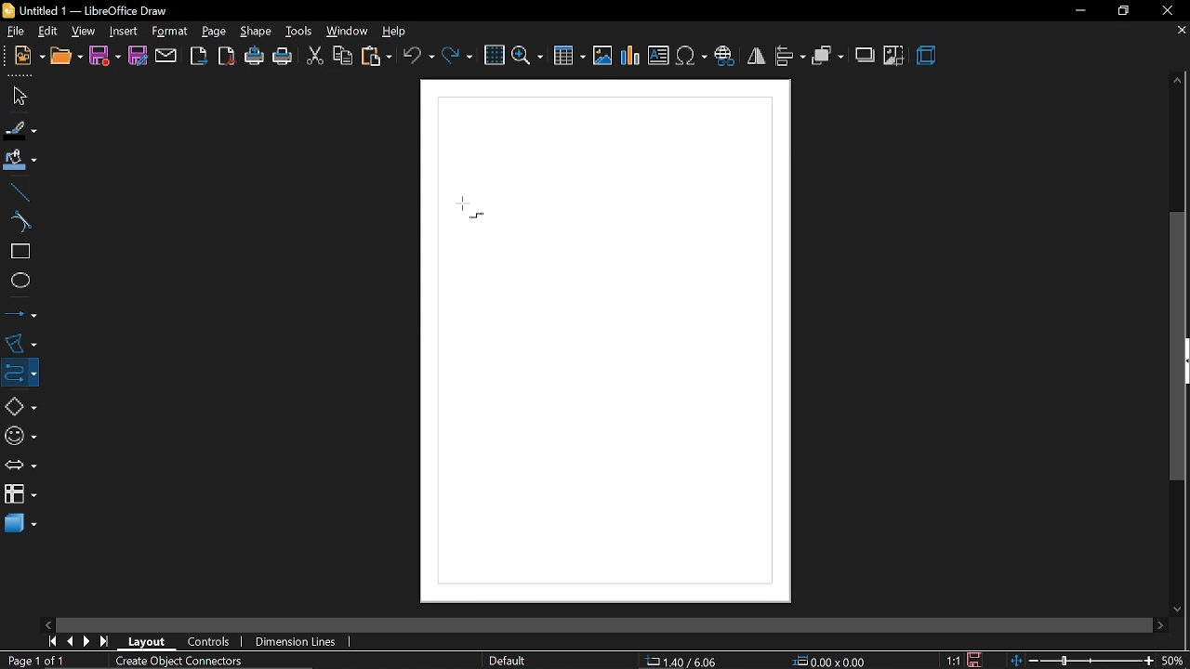 The image size is (1190, 669). Describe the element at coordinates (376, 57) in the screenshot. I see `paste` at that location.